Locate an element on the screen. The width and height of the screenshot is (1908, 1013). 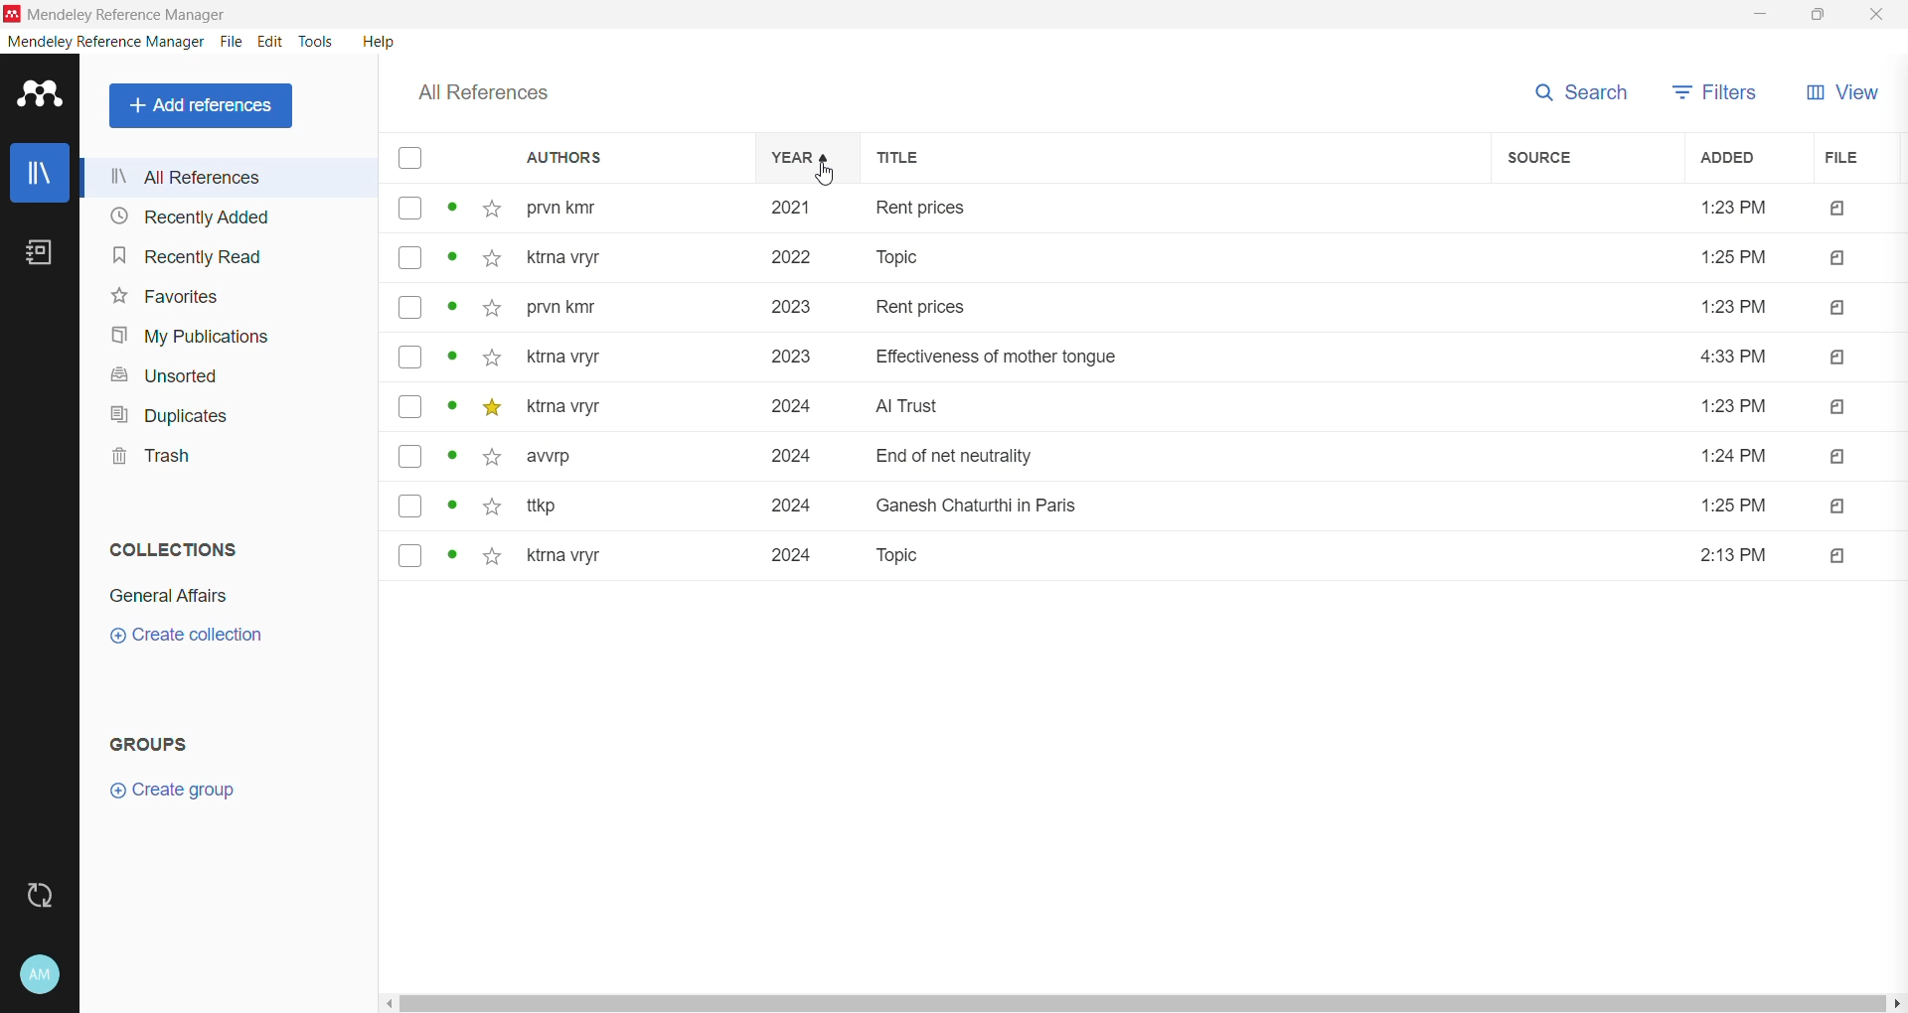
authors is located at coordinates (565, 156).